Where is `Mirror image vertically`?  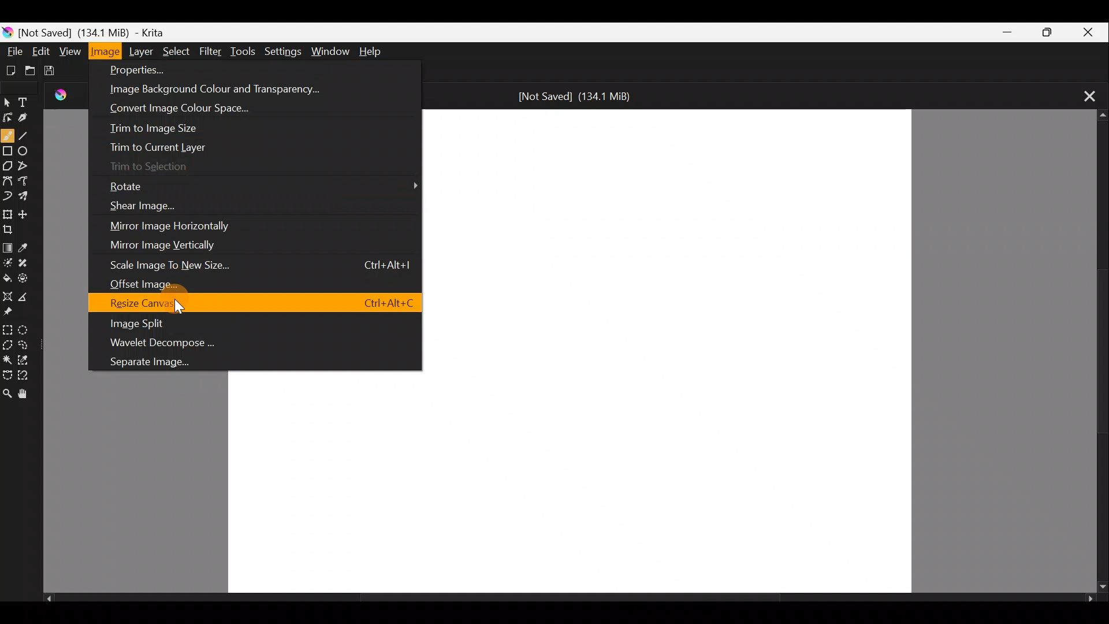 Mirror image vertically is located at coordinates (169, 246).